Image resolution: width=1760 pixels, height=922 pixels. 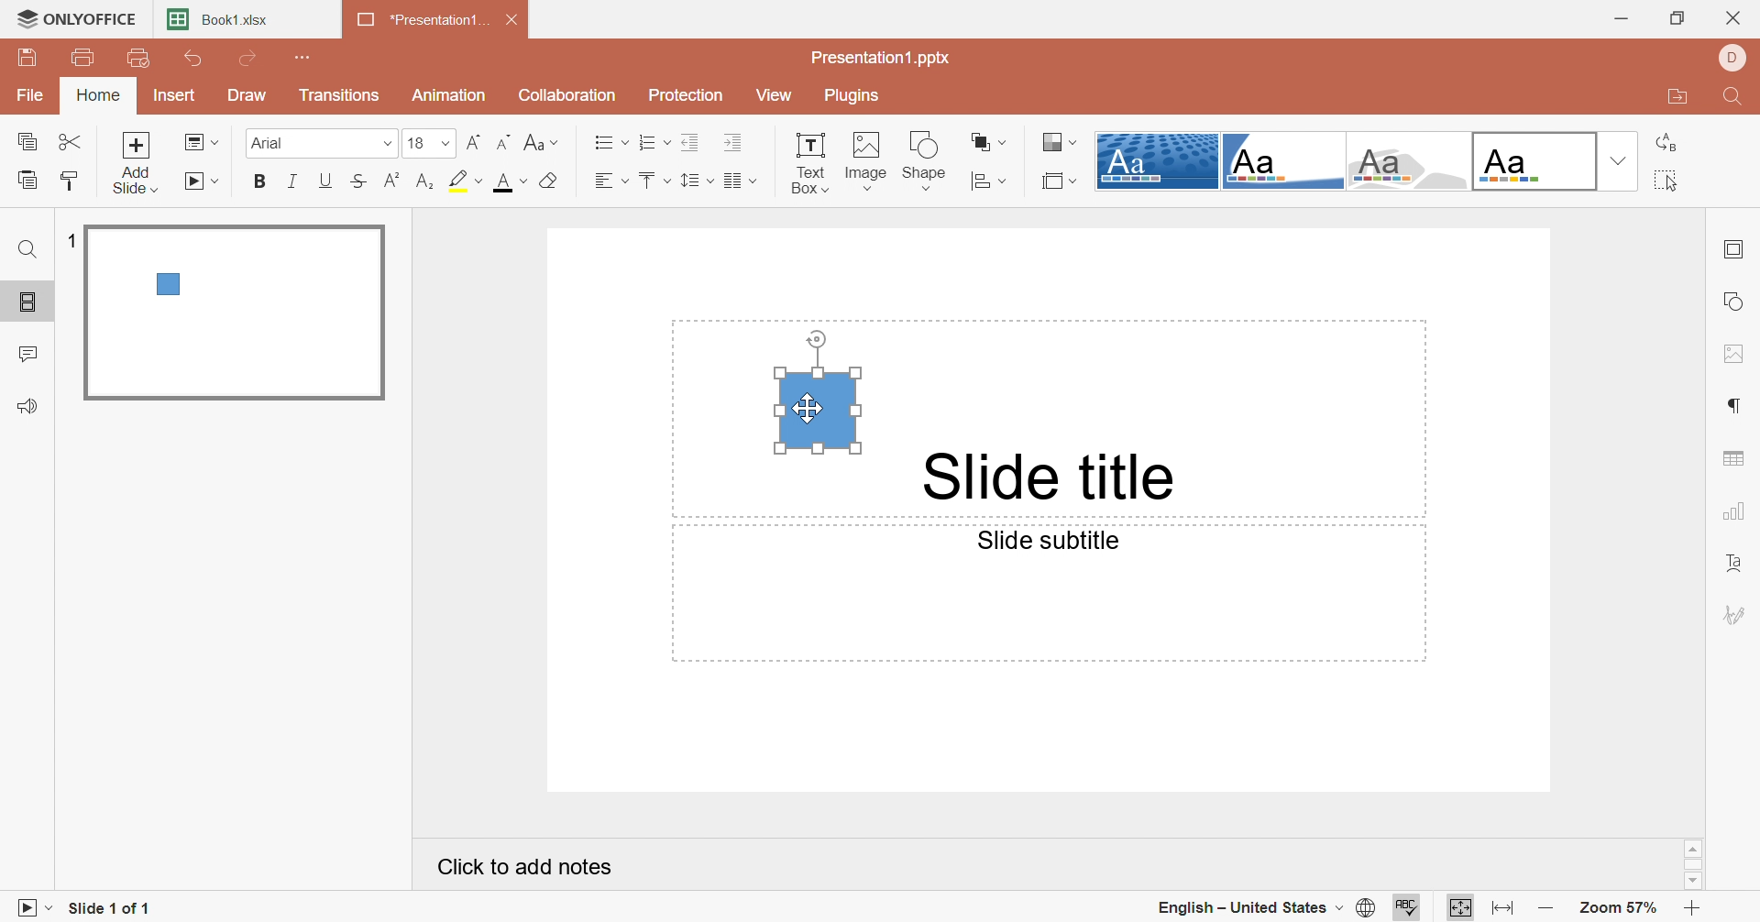 I want to click on Underline, so click(x=325, y=183).